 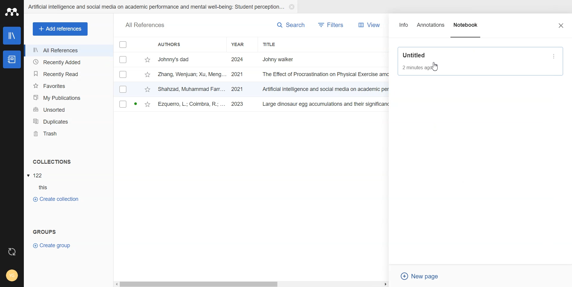 What do you see at coordinates (68, 122) in the screenshot?
I see `Duplicates` at bounding box center [68, 122].